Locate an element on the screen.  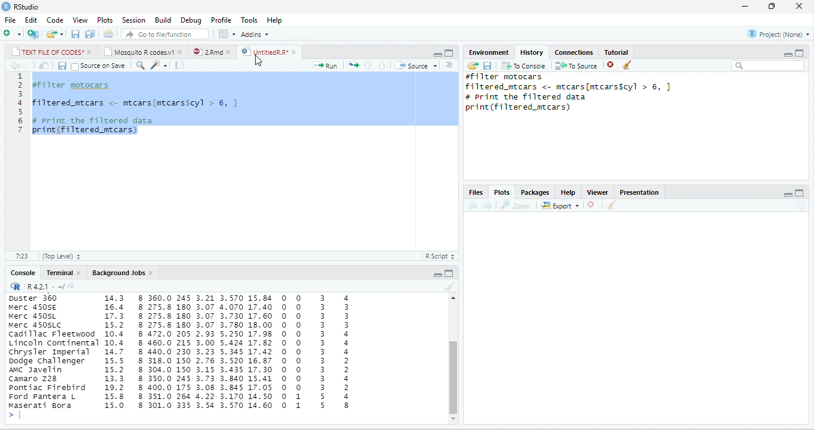
3.570  4.070  3.730  3.780  5.250  5.424  5.345  3.520  3.435  3.840  3.845  3.170  3.570 is located at coordinates (231, 352).